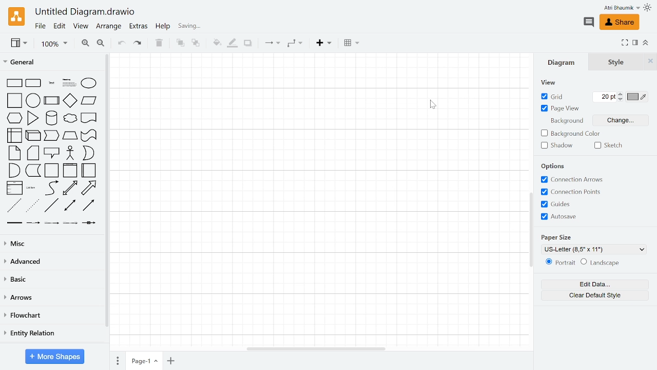 Image resolution: width=657 pixels, height=370 pixels. I want to click on Delete, so click(160, 44).